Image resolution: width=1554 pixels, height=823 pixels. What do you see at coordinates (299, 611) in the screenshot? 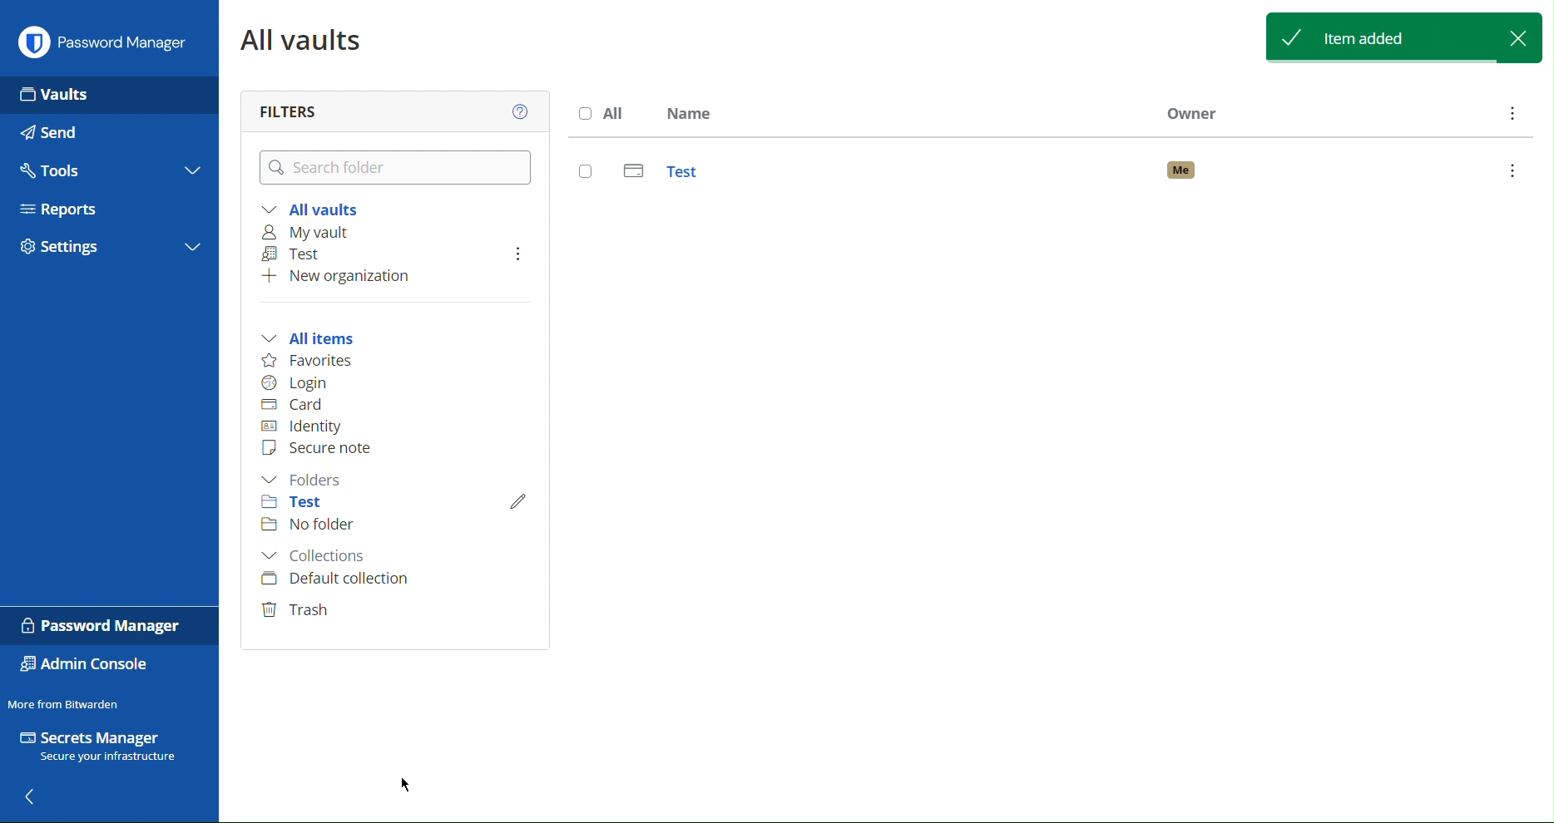
I see `Trash` at bounding box center [299, 611].